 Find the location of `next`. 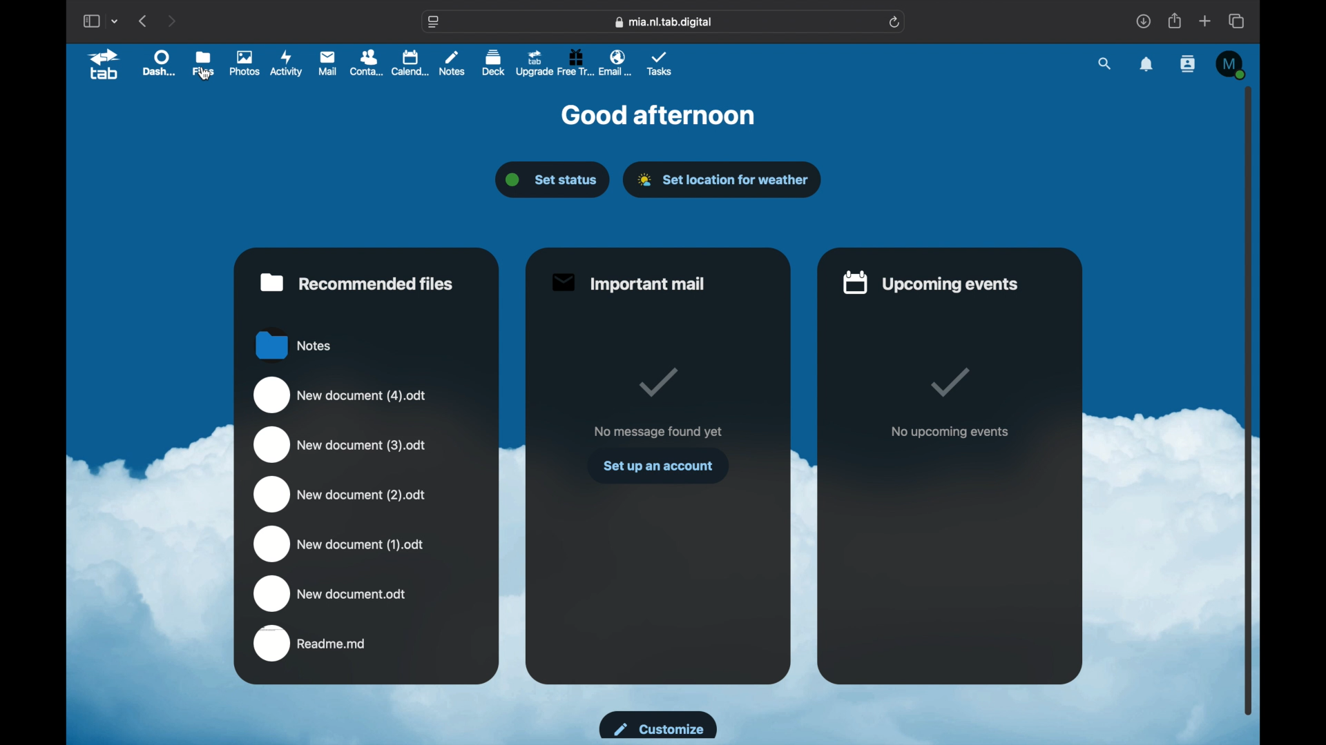

next is located at coordinates (171, 21).